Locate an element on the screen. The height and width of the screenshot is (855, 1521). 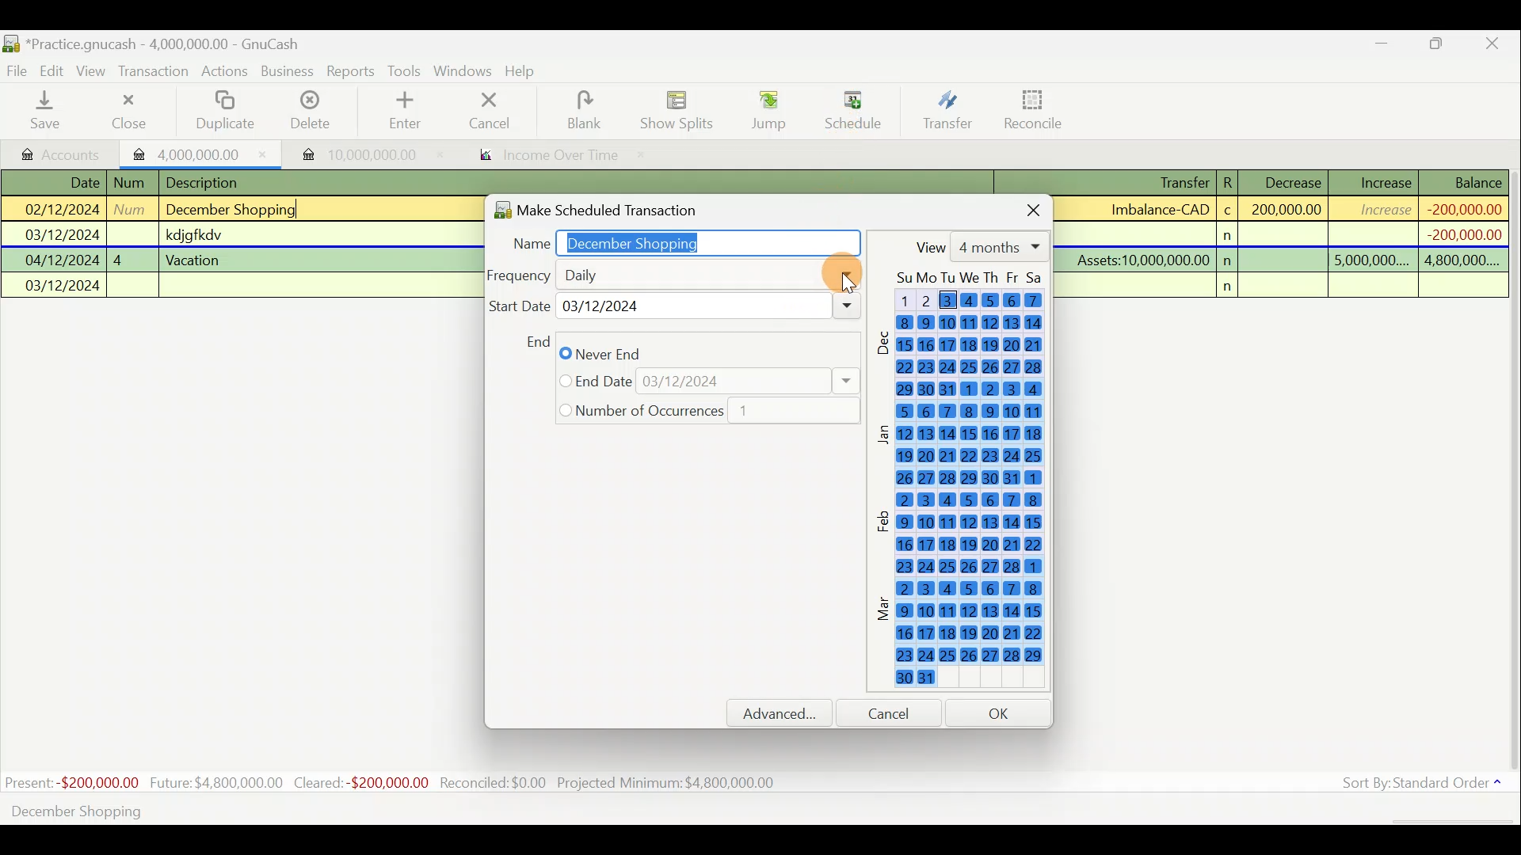
Accounts is located at coordinates (63, 153).